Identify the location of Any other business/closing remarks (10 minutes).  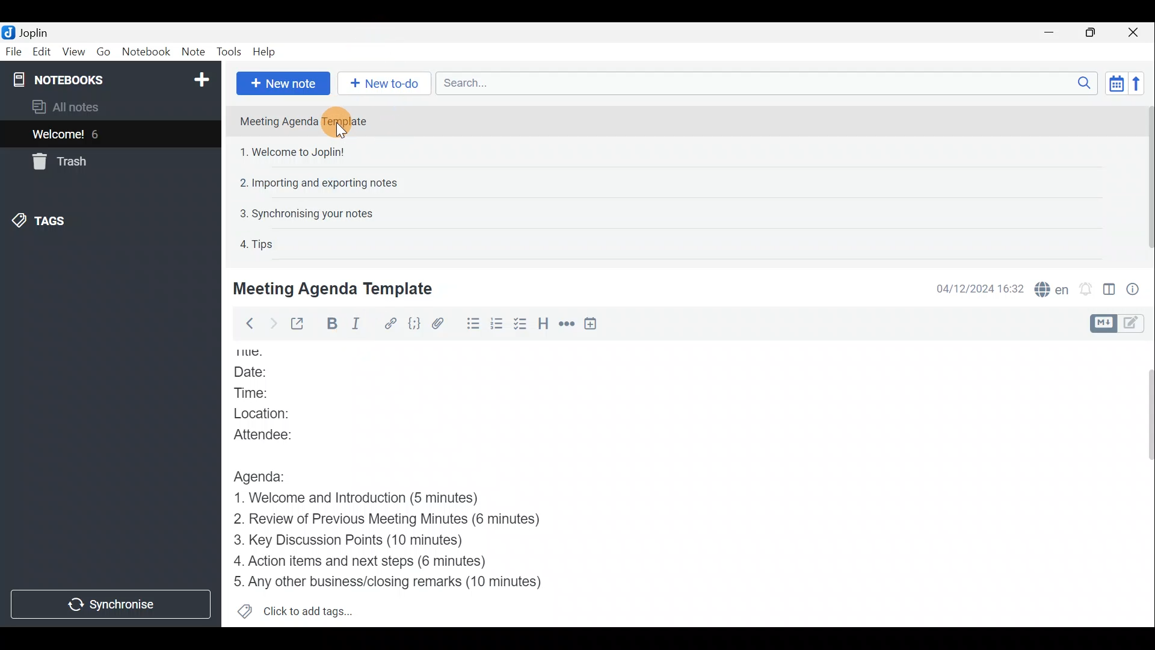
(392, 581).